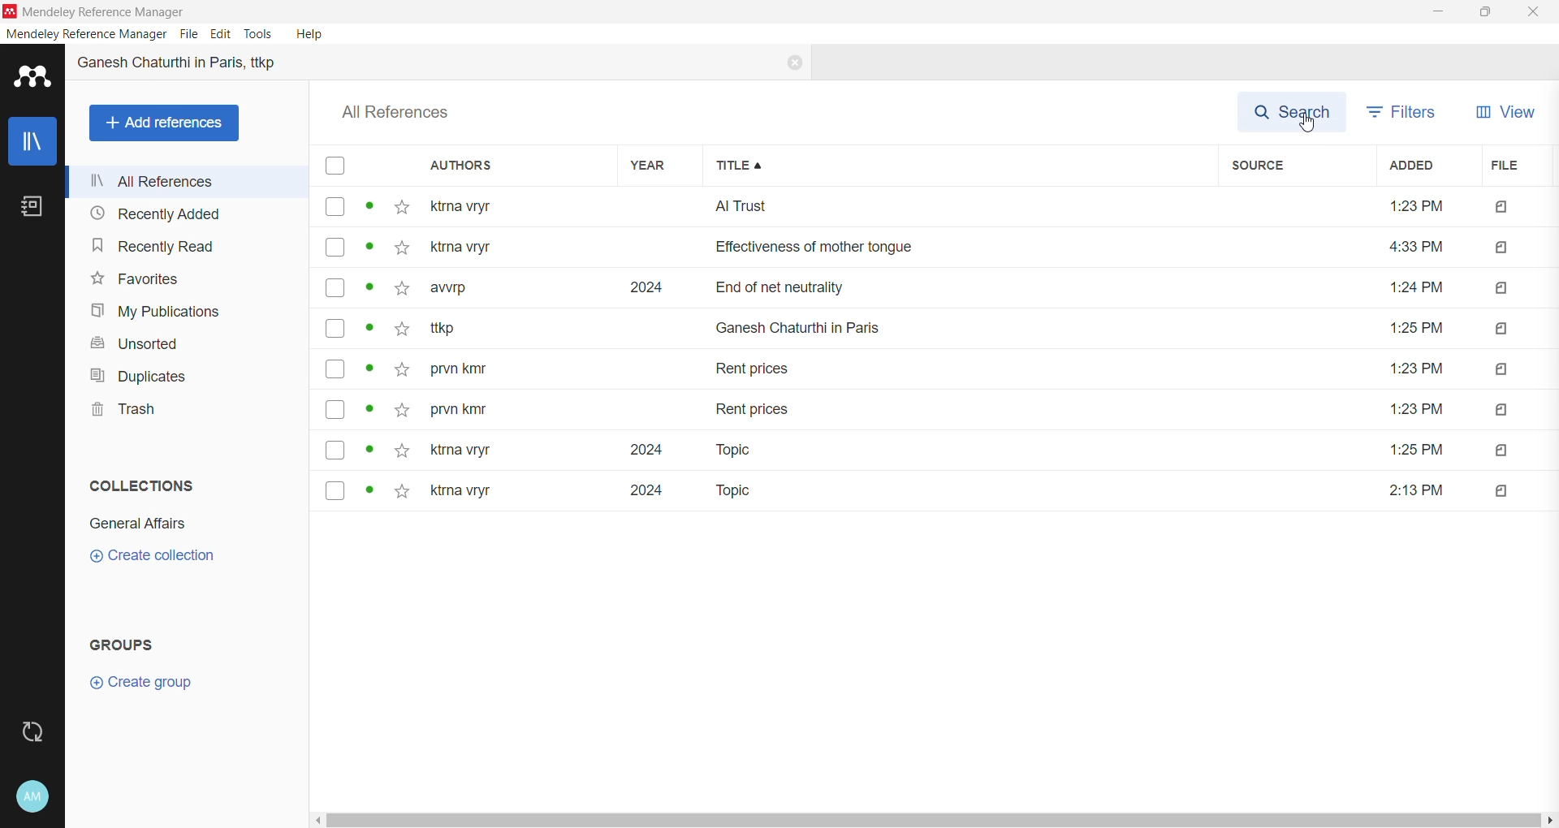 This screenshot has width=1559, height=828. What do you see at coordinates (259, 34) in the screenshot?
I see `Tools` at bounding box center [259, 34].